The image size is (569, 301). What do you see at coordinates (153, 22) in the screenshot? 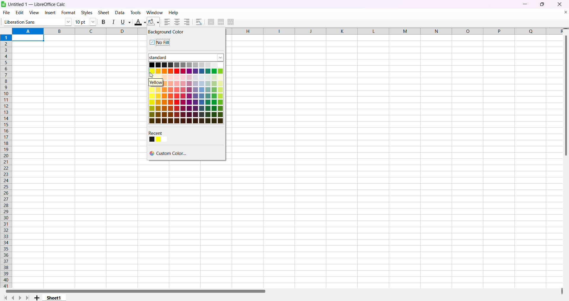
I see `background color` at bounding box center [153, 22].